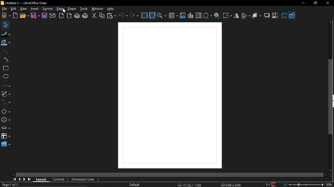 Image resolution: width=334 pixels, height=187 pixels. Describe the element at coordinates (20, 179) in the screenshot. I see `Previous` at that location.